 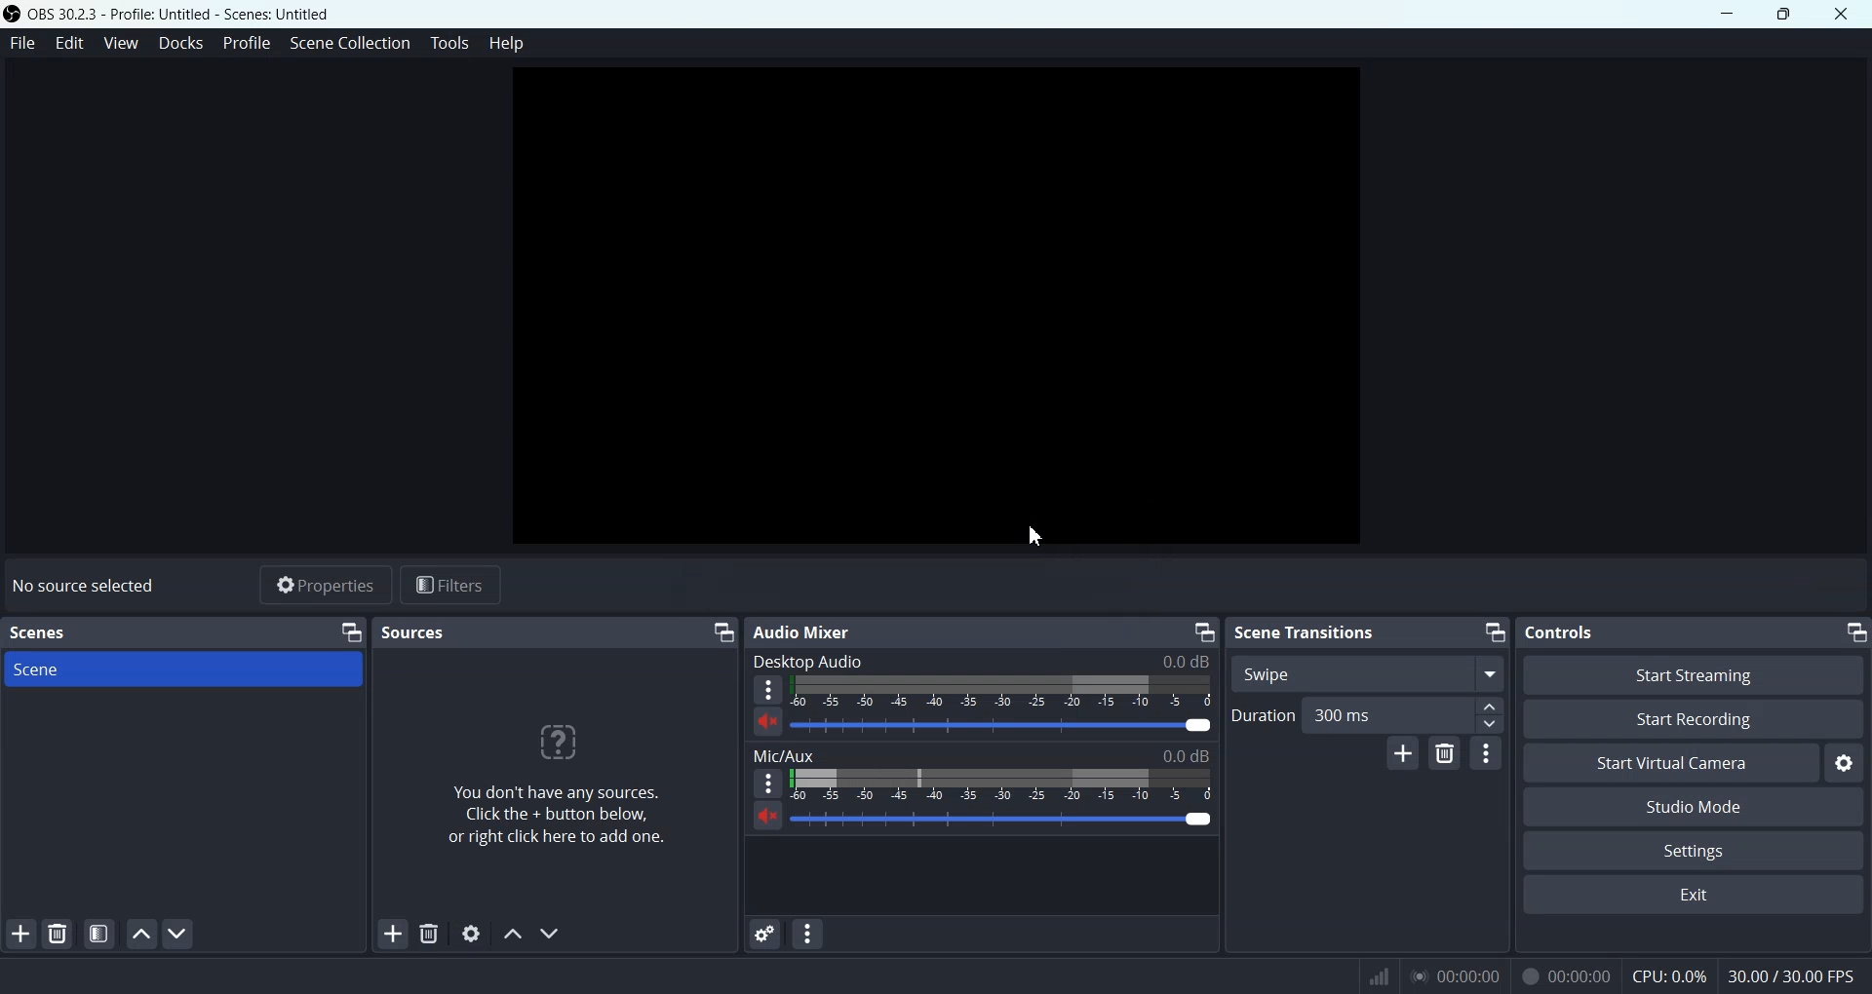 I want to click on You don't have any sources.
Click the + button below,
or right click here to add one., so click(x=554, y=788).